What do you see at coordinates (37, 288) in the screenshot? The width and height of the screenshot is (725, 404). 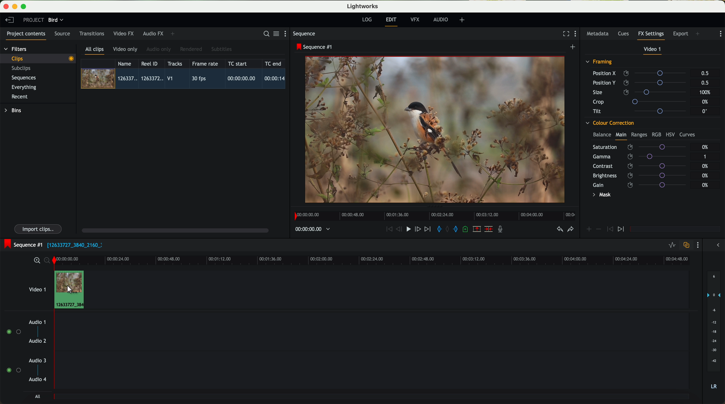 I see `video 1` at bounding box center [37, 288].